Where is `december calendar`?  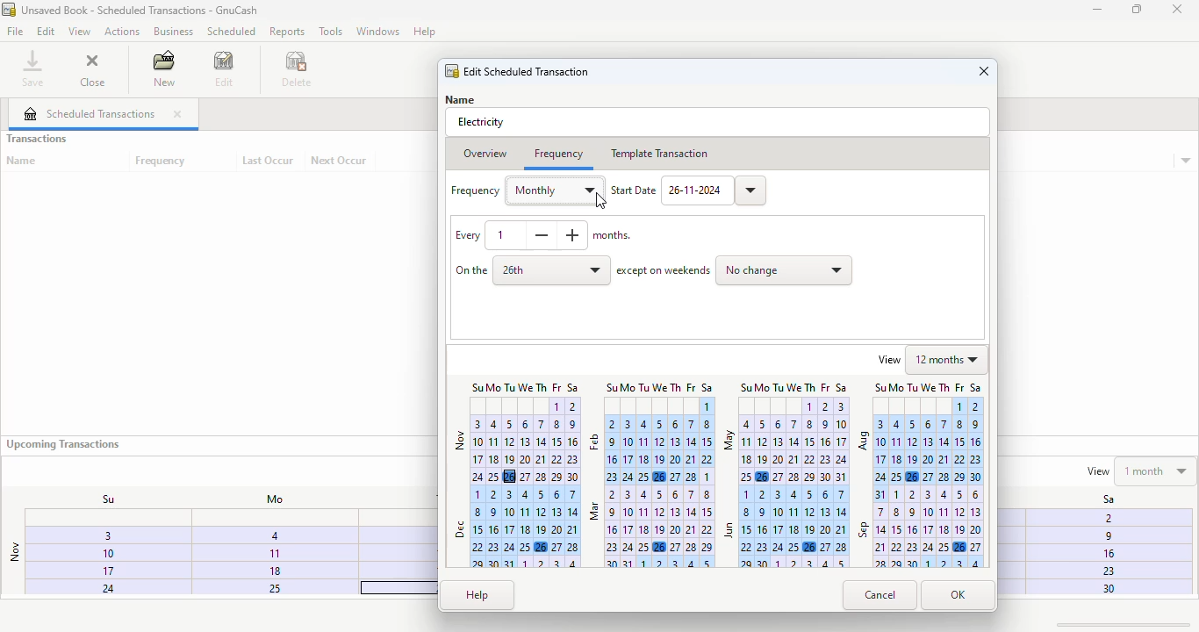 december calendar is located at coordinates (515, 528).